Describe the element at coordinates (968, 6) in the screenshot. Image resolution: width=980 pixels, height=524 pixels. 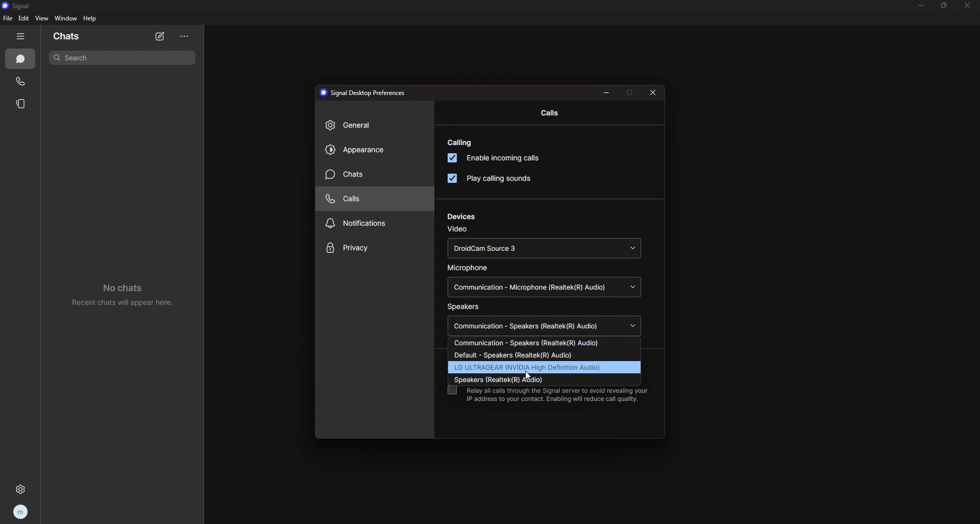
I see `close` at that location.